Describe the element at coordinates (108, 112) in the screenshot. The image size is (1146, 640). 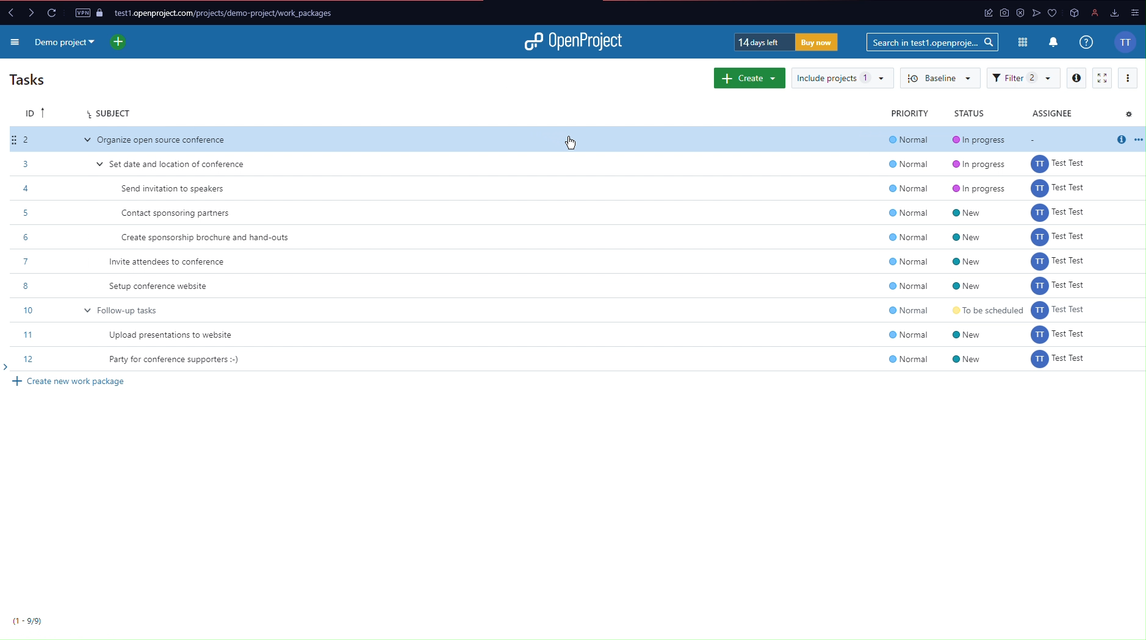
I see `Subject` at that location.